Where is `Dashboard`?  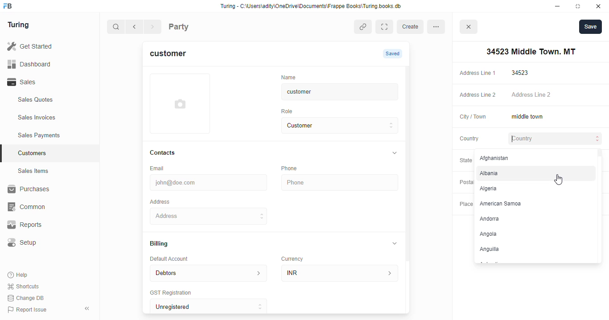
Dashboard is located at coordinates (42, 64).